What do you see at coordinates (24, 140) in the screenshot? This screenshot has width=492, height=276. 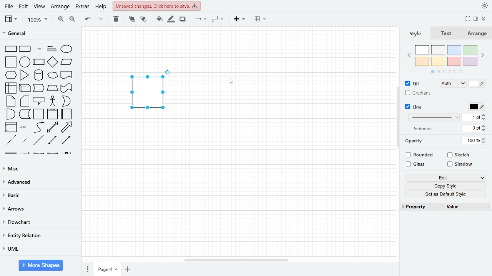 I see `dotted line` at bounding box center [24, 140].